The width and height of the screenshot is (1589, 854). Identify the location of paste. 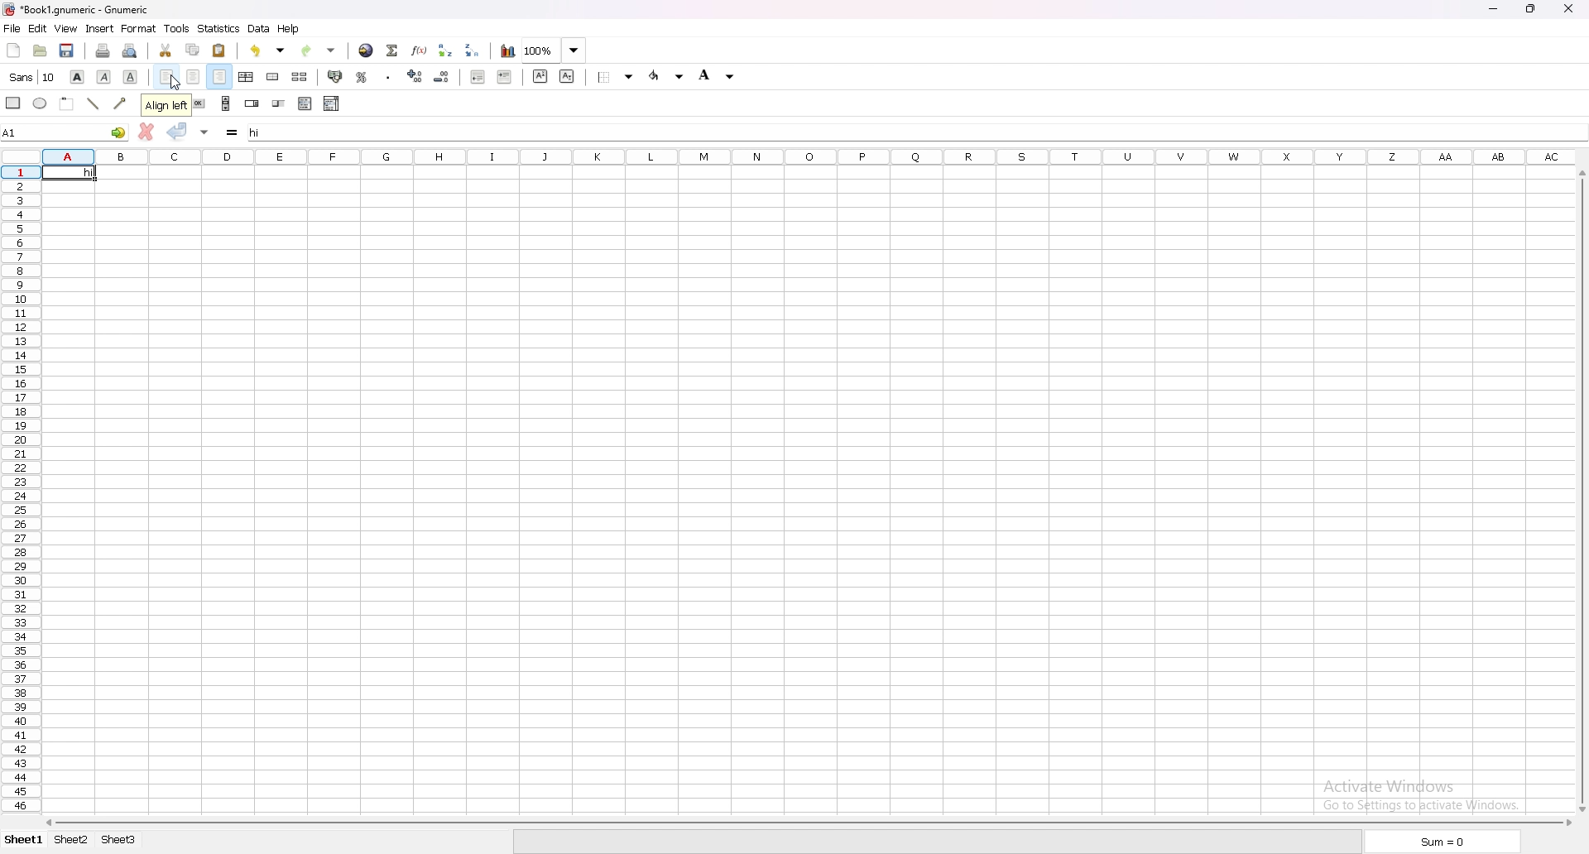
(219, 50).